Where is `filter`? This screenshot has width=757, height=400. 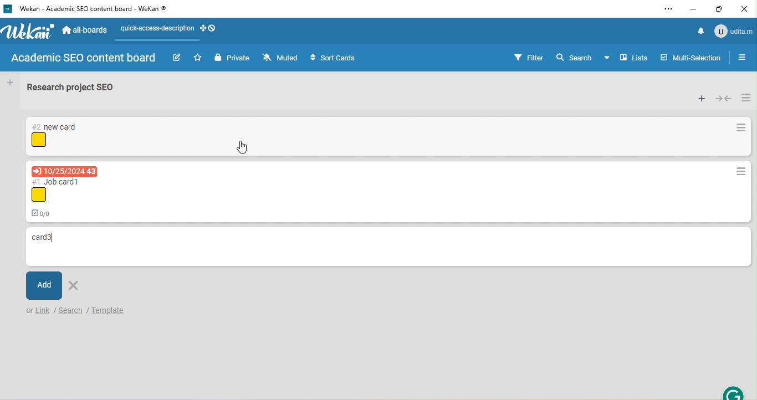 filter is located at coordinates (529, 57).